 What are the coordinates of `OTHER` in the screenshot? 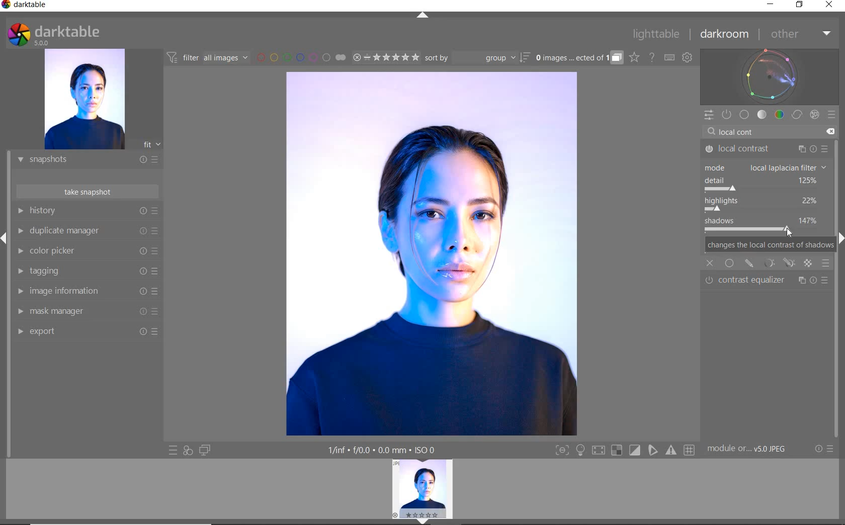 It's located at (800, 35).